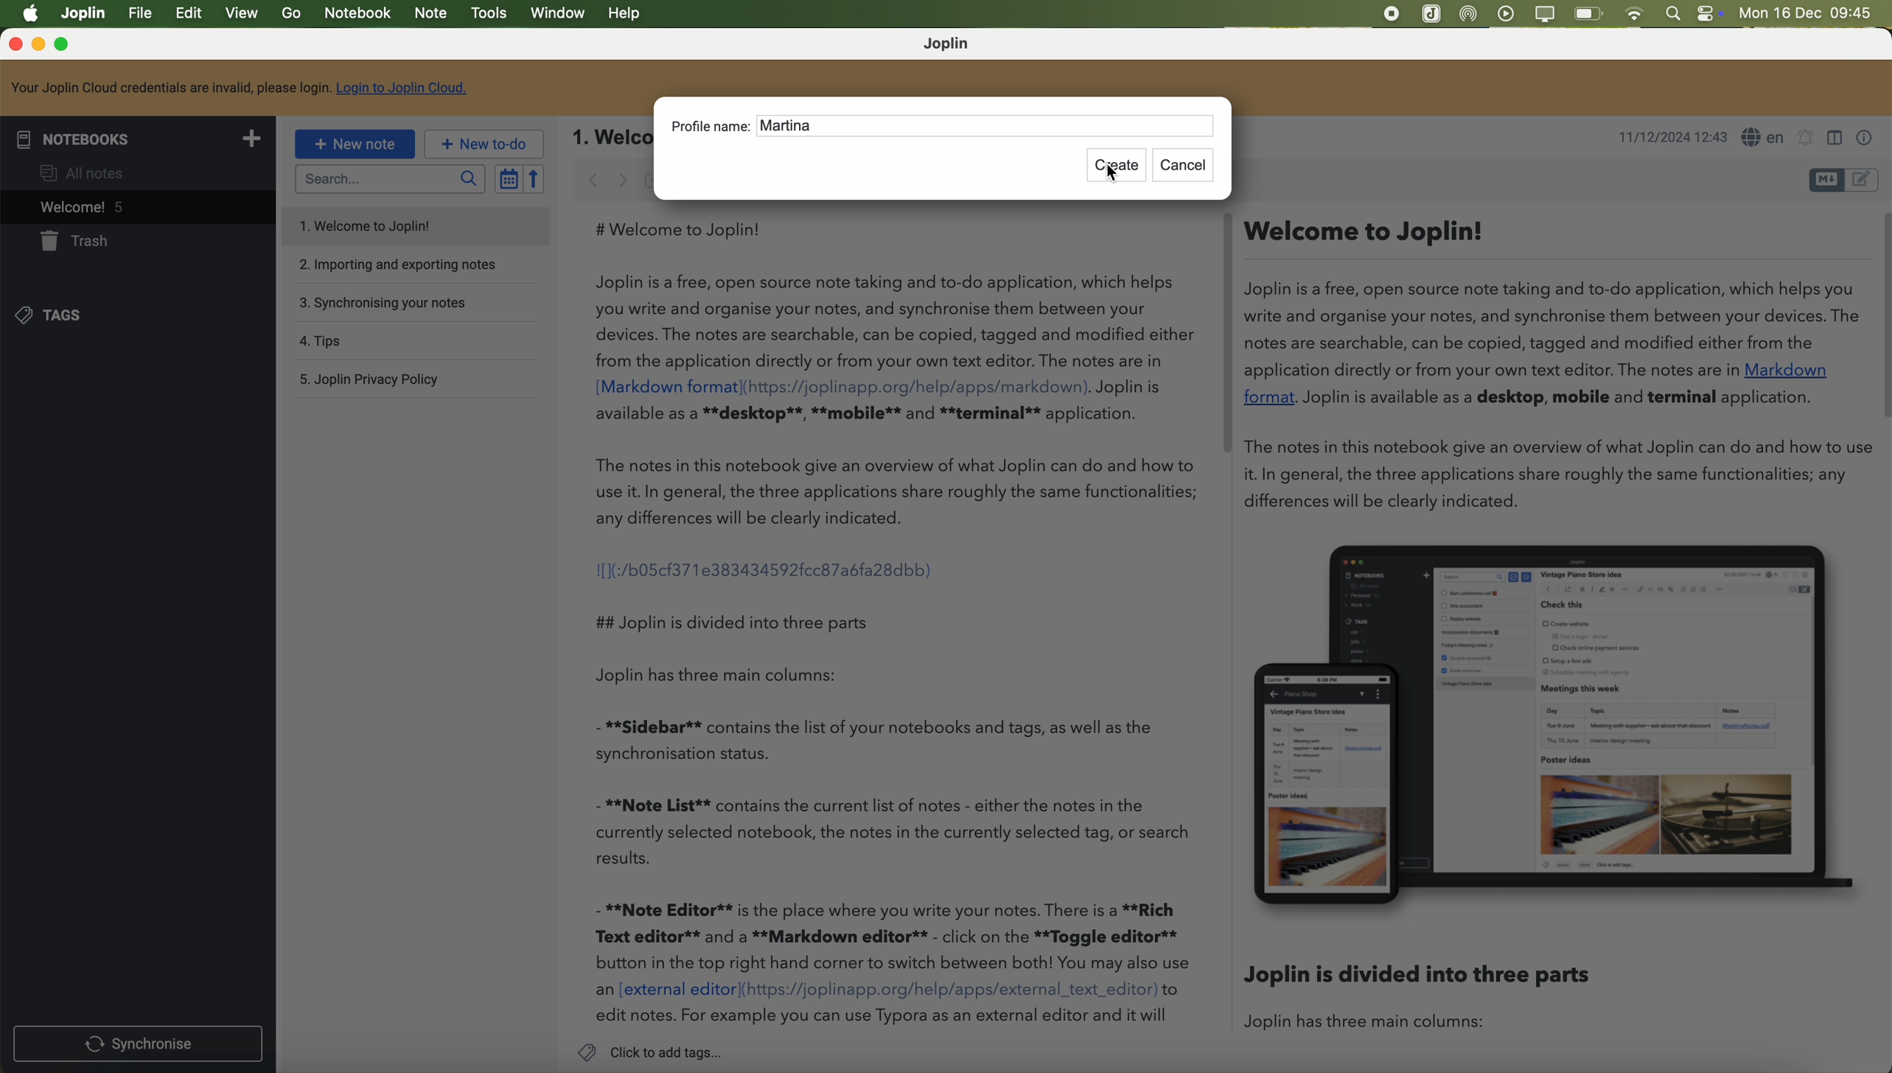 The image size is (1892, 1073). What do you see at coordinates (1834, 139) in the screenshot?
I see `toggle editors layout` at bounding box center [1834, 139].